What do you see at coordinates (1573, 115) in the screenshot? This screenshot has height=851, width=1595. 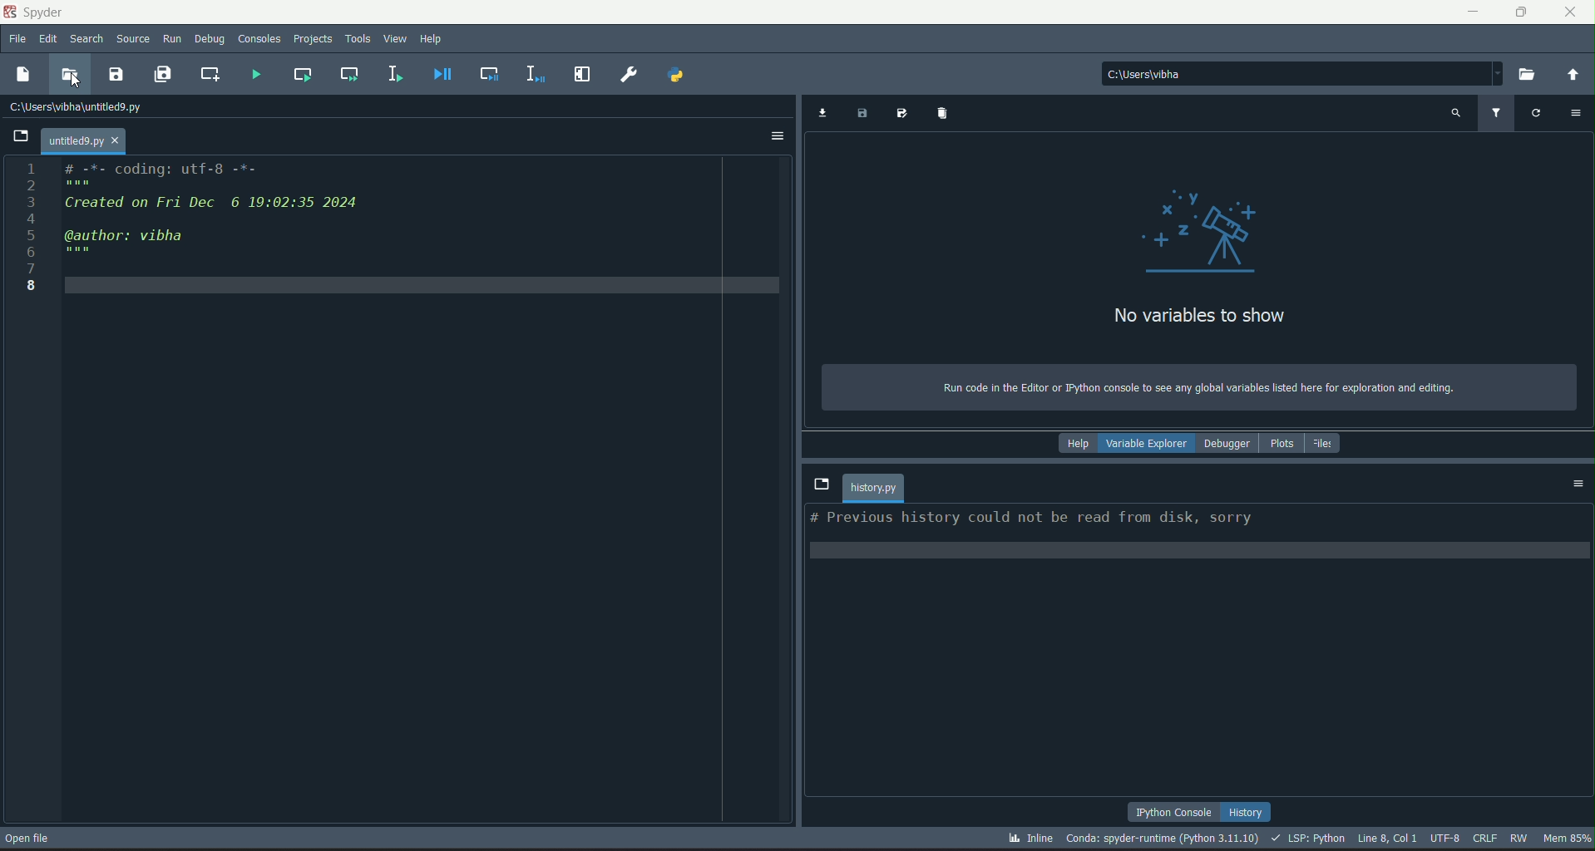 I see `options` at bounding box center [1573, 115].